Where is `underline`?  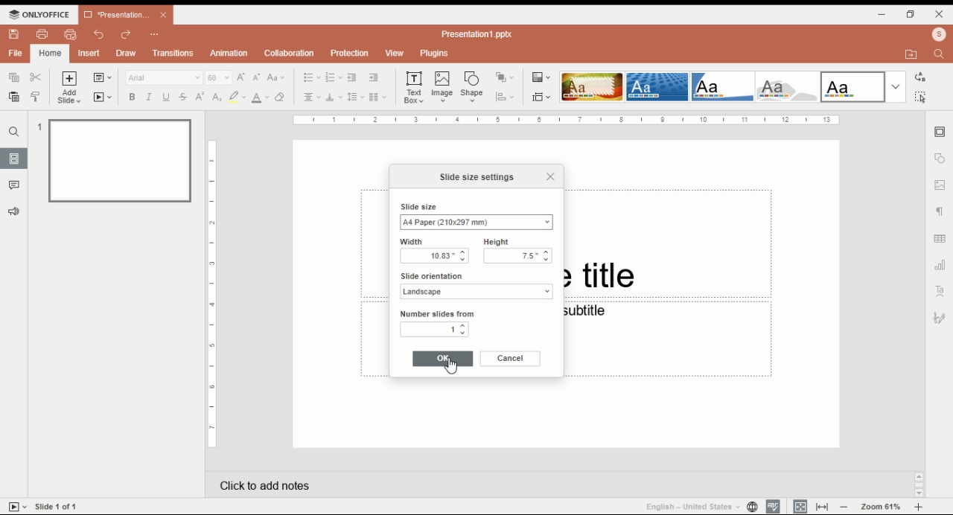
underline is located at coordinates (165, 97).